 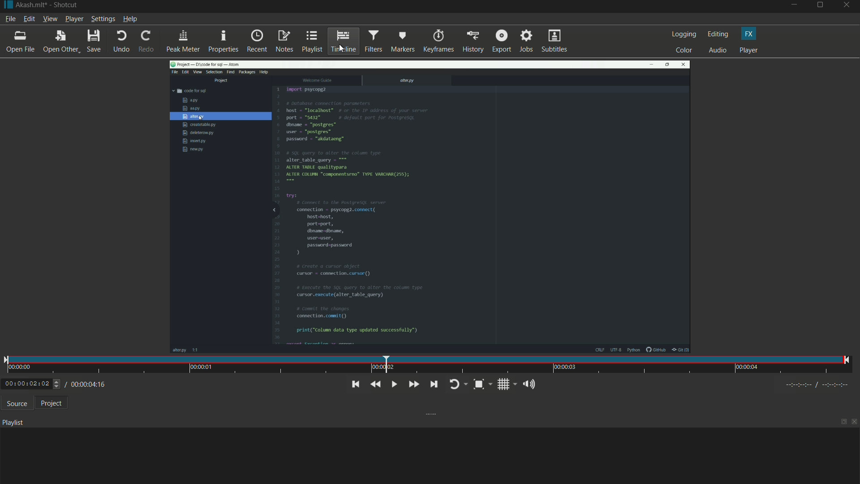 I want to click on maximize, so click(x=843, y=422).